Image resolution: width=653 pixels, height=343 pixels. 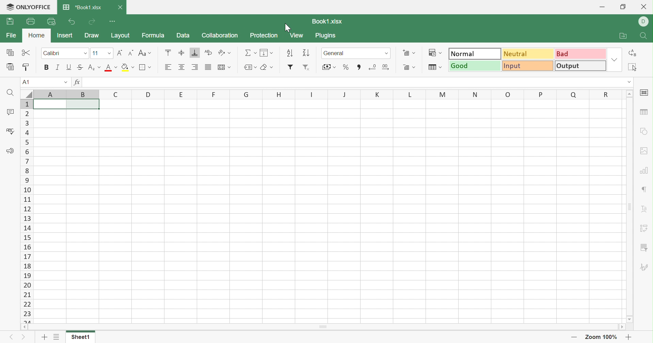 I want to click on Drop Down, so click(x=67, y=82).